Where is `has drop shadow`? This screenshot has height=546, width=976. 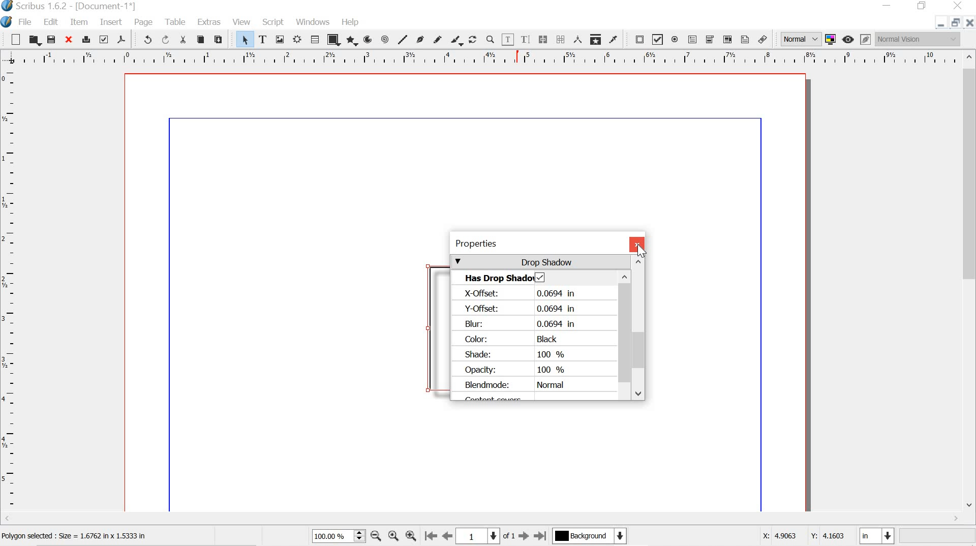 has drop shadow is located at coordinates (496, 278).